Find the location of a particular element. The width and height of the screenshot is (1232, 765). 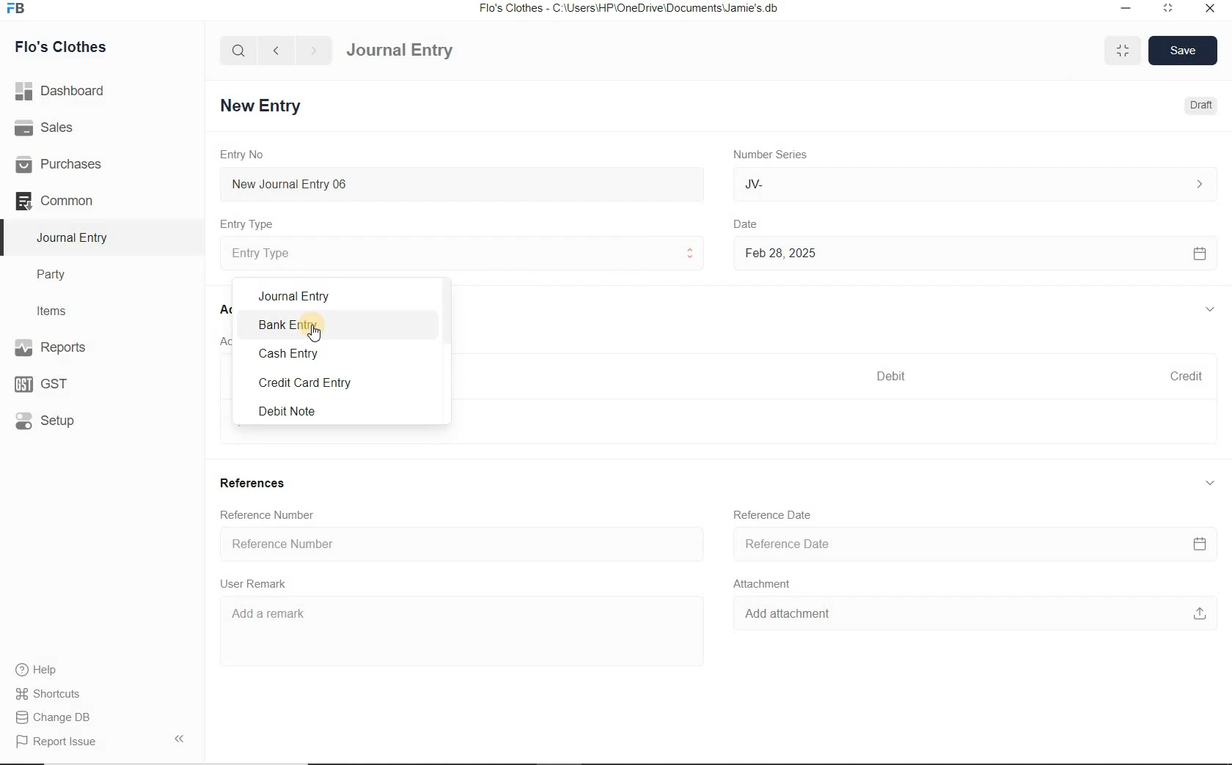

Items is located at coordinates (59, 309).